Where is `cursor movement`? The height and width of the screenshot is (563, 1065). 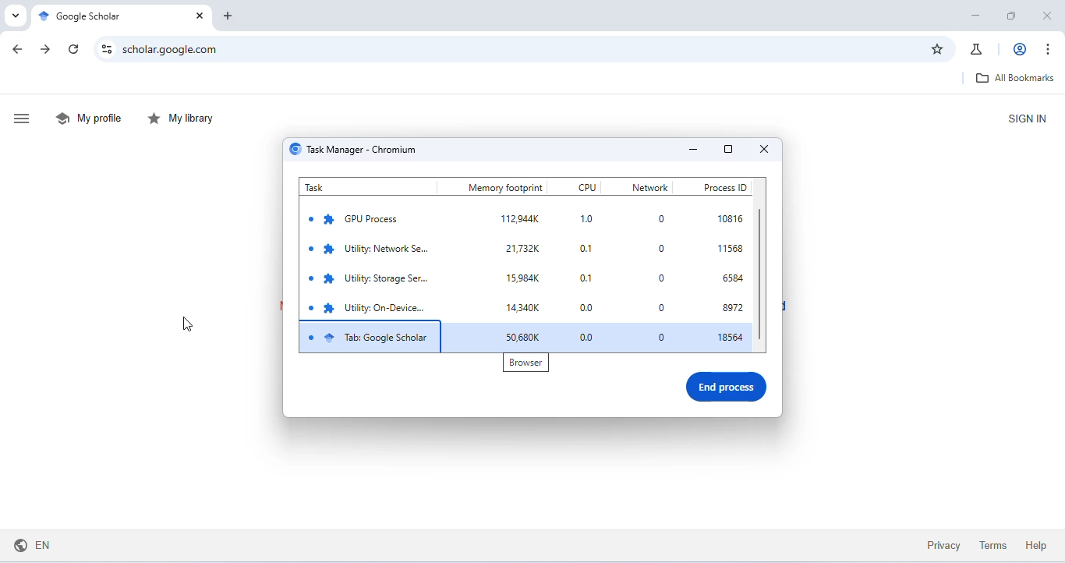
cursor movement is located at coordinates (185, 324).